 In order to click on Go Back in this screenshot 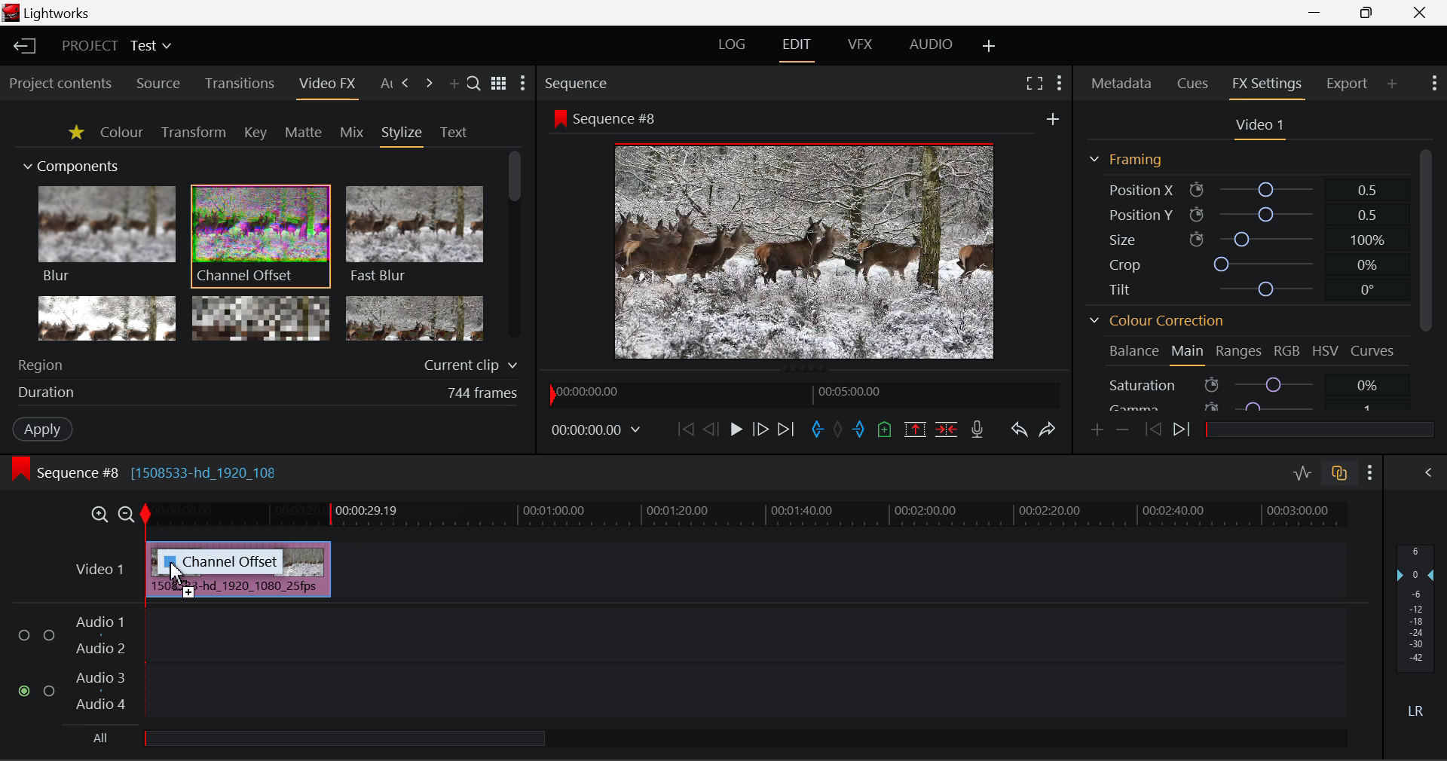, I will do `click(709, 429)`.